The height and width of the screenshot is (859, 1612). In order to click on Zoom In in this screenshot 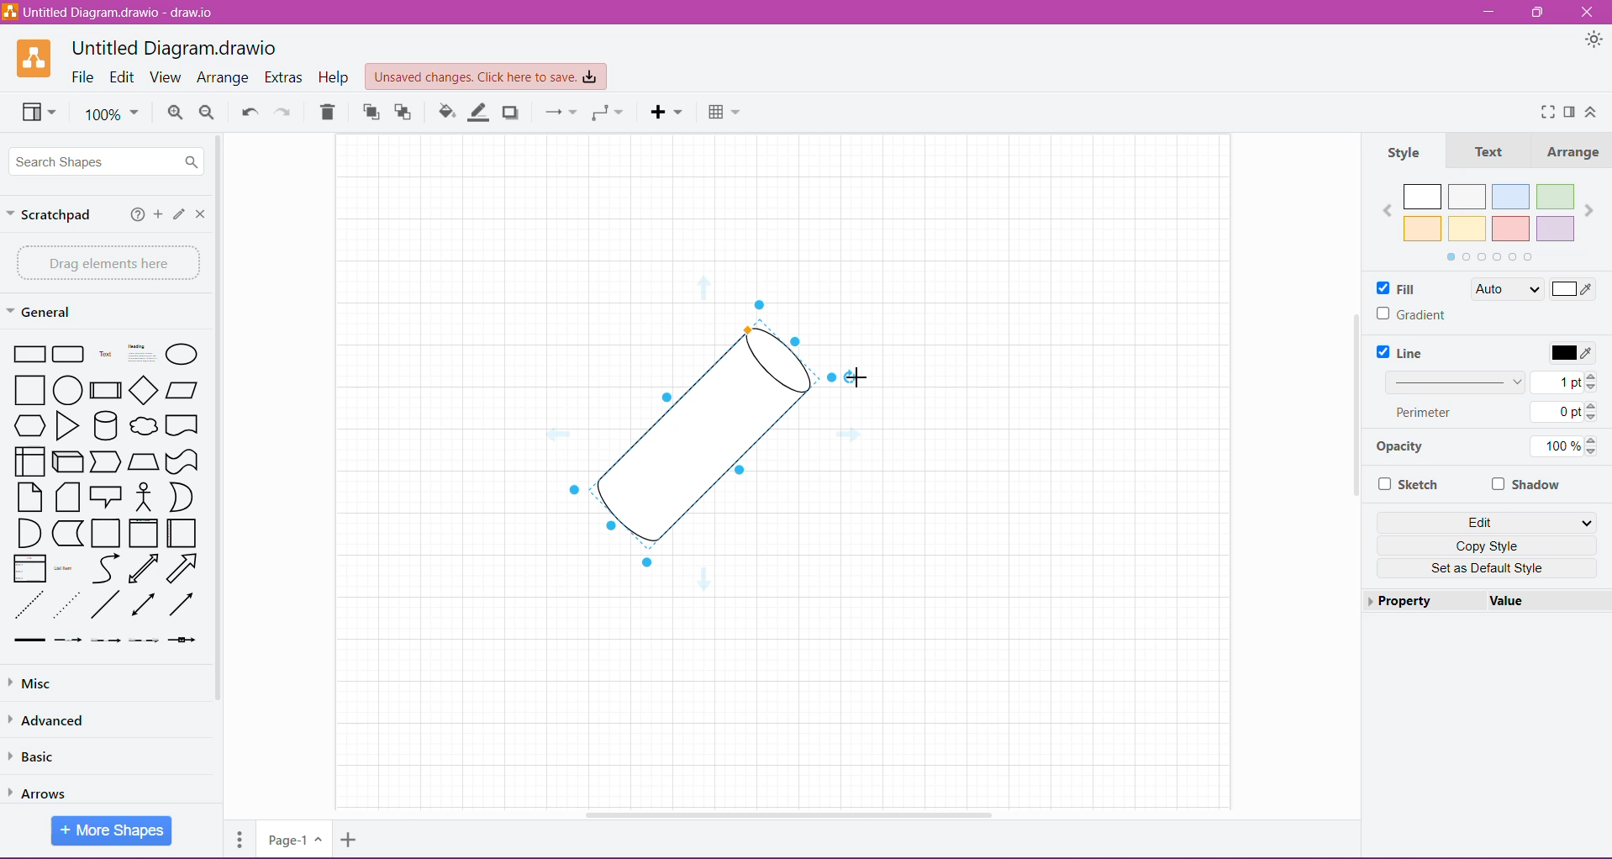, I will do `click(175, 113)`.